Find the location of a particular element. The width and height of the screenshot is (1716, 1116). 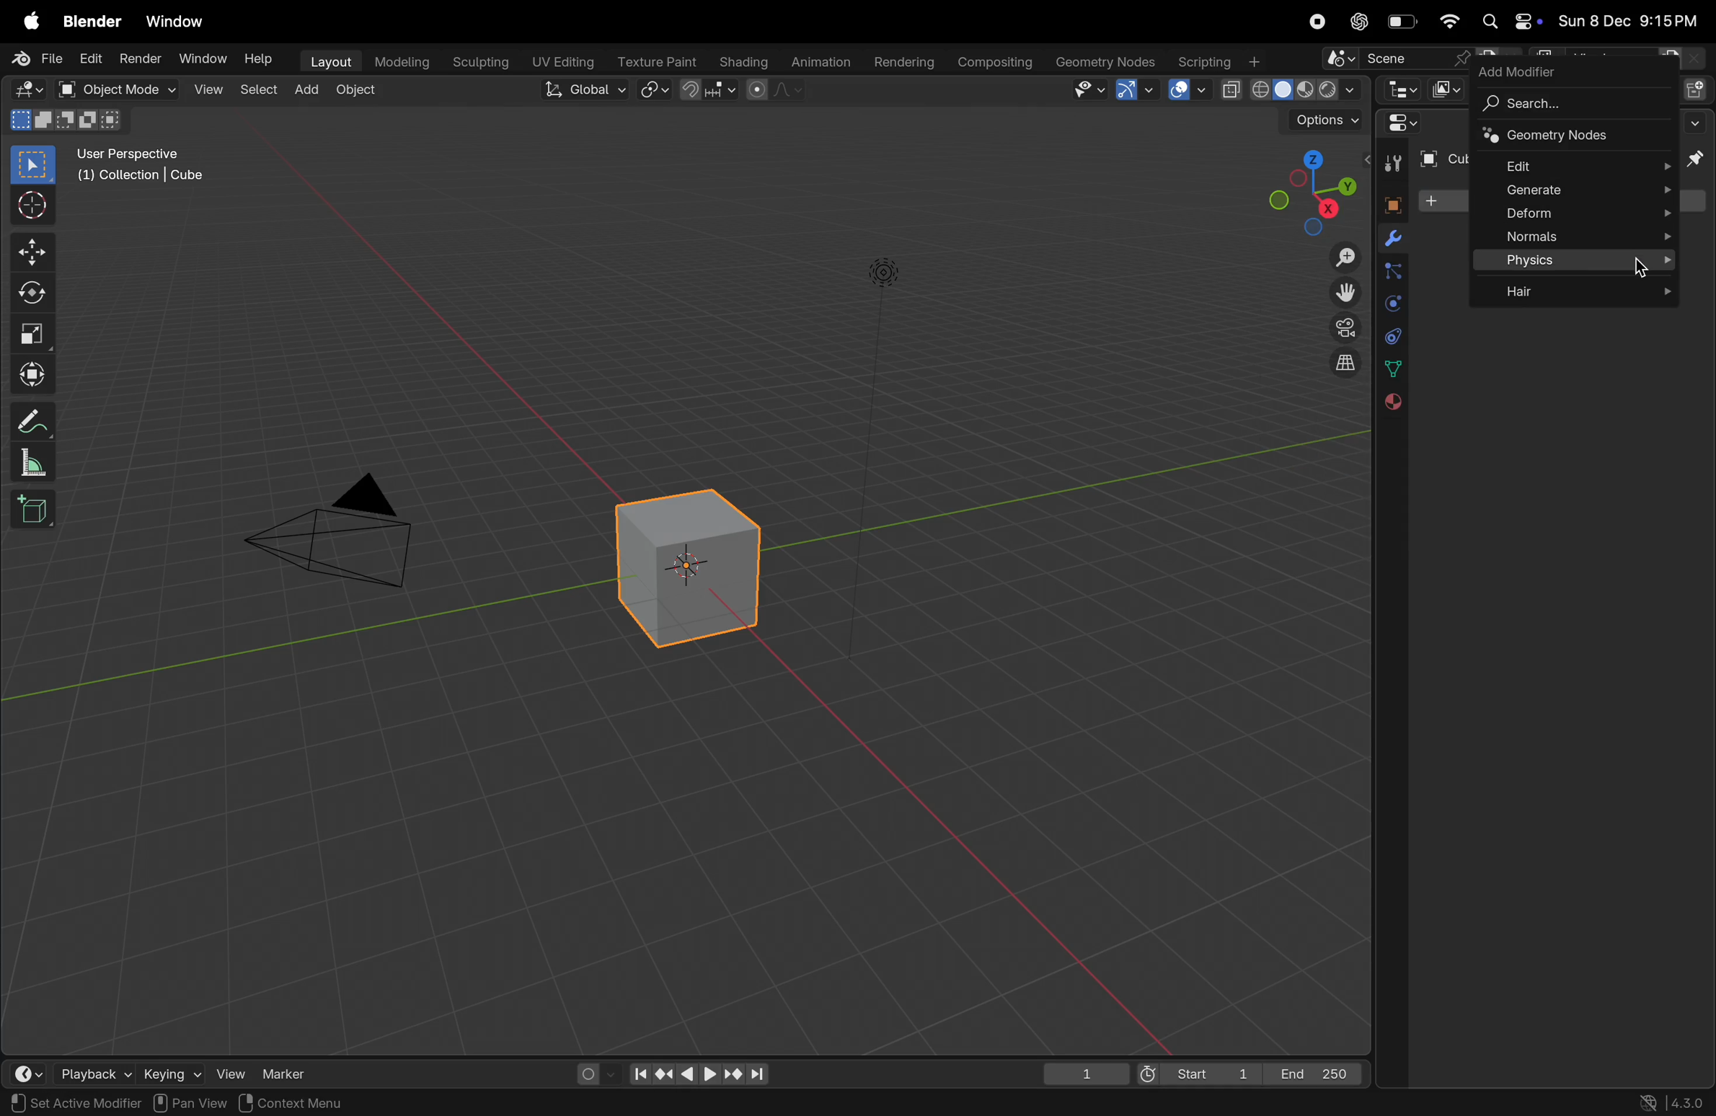

chatgpt is located at coordinates (1359, 22).